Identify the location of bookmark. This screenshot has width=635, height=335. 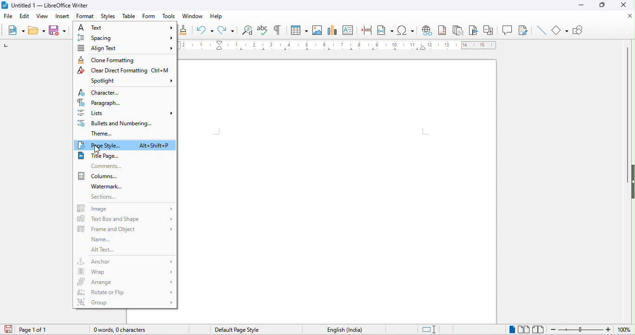
(474, 31).